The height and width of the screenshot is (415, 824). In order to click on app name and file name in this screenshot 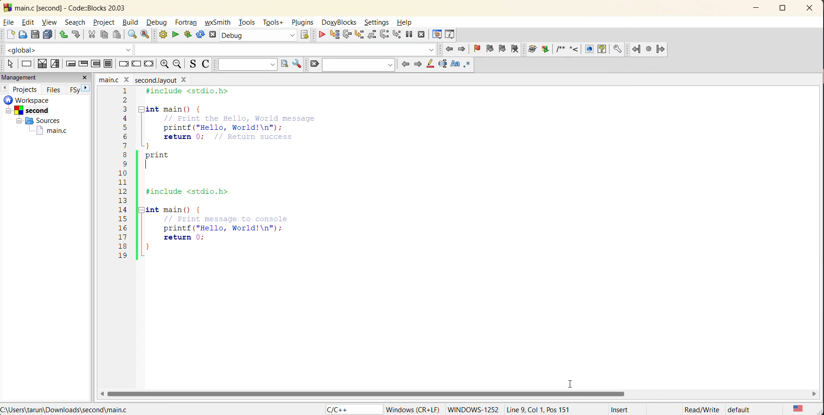, I will do `click(81, 7)`.